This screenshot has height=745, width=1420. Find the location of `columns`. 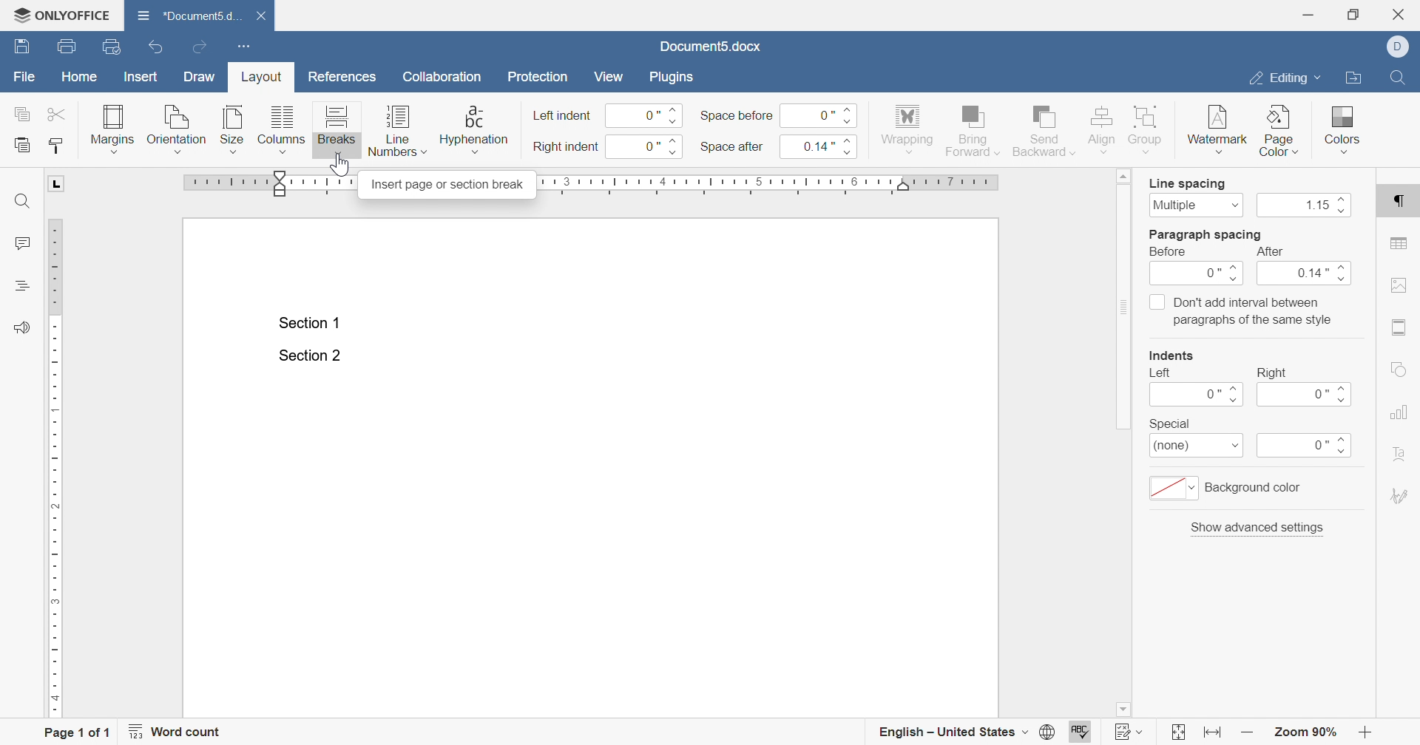

columns is located at coordinates (280, 129).